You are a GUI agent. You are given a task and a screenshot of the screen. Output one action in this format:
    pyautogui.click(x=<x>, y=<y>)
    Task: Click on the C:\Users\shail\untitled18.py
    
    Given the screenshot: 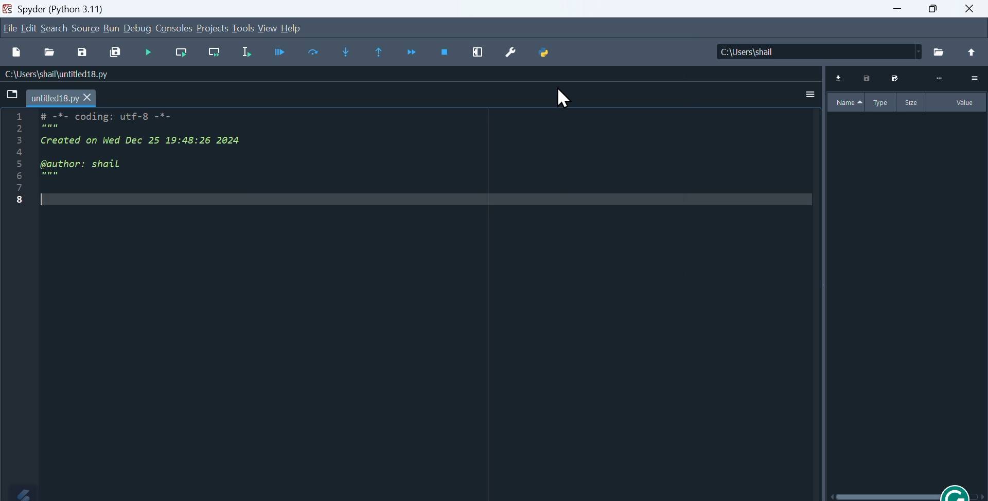 What is the action you would take?
    pyautogui.click(x=58, y=75)
    